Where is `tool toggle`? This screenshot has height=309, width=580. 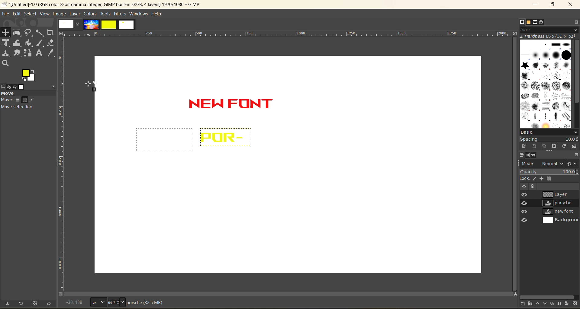
tool toggle is located at coordinates (27, 120).